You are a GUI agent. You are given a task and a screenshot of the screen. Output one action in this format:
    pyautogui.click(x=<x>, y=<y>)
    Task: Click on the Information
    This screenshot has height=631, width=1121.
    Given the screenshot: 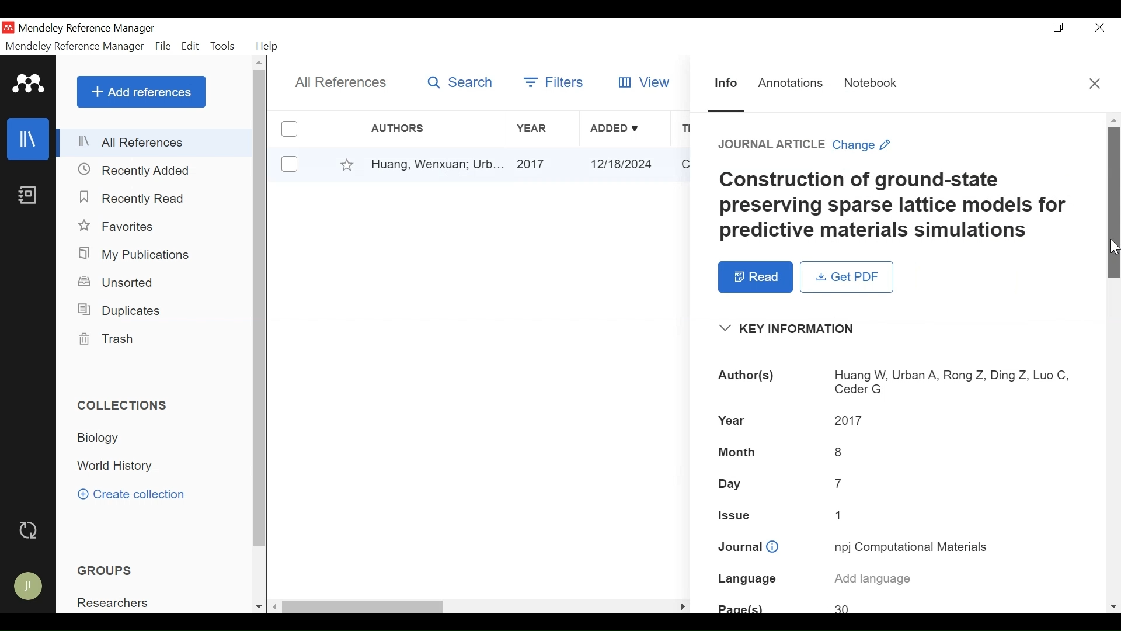 What is the action you would take?
    pyautogui.click(x=723, y=82)
    